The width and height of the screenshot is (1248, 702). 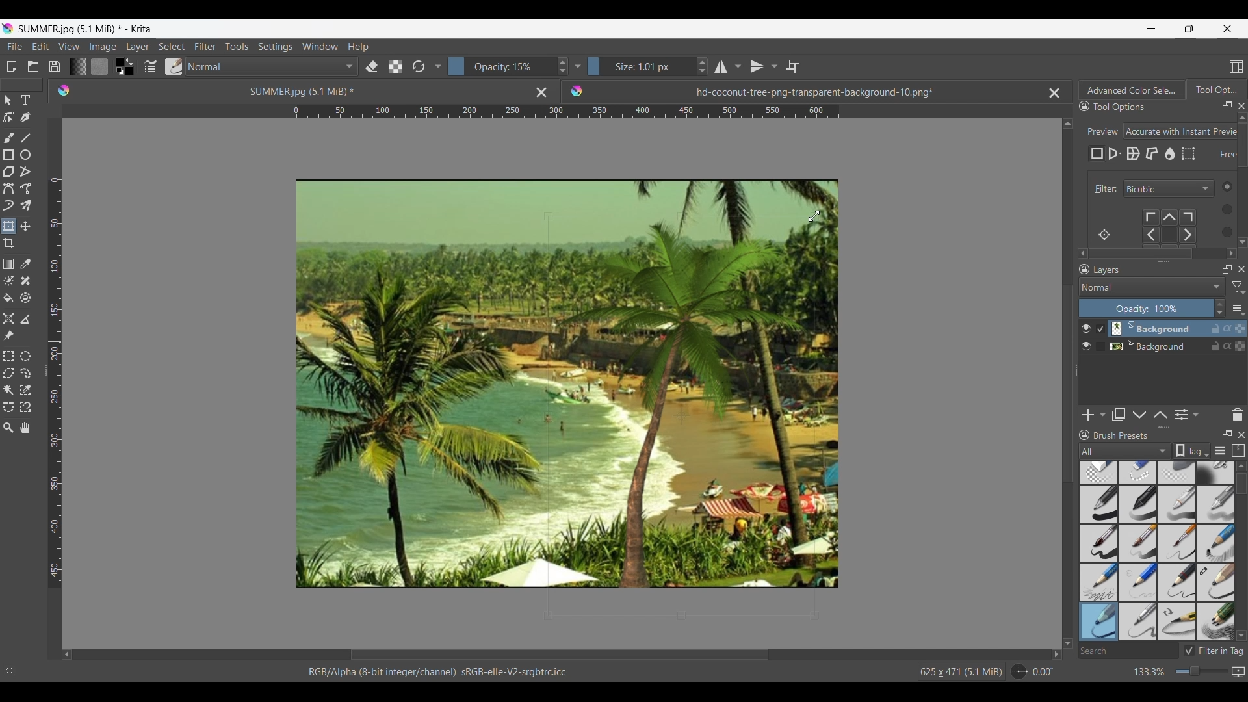 What do you see at coordinates (418, 66) in the screenshot?
I see `Reload original preset` at bounding box center [418, 66].